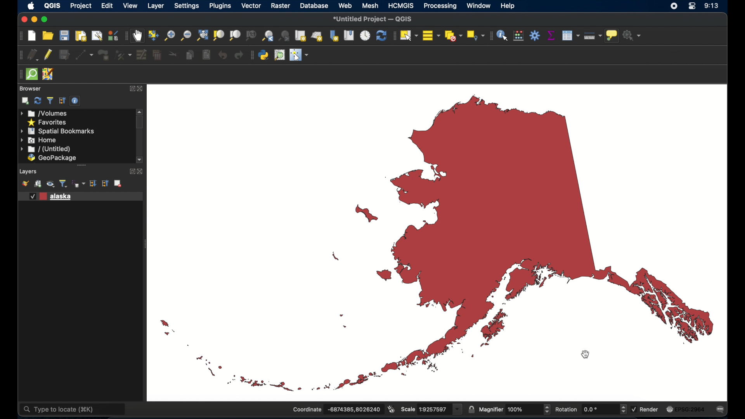 The height and width of the screenshot is (419, 745). What do you see at coordinates (301, 35) in the screenshot?
I see `new map view` at bounding box center [301, 35].